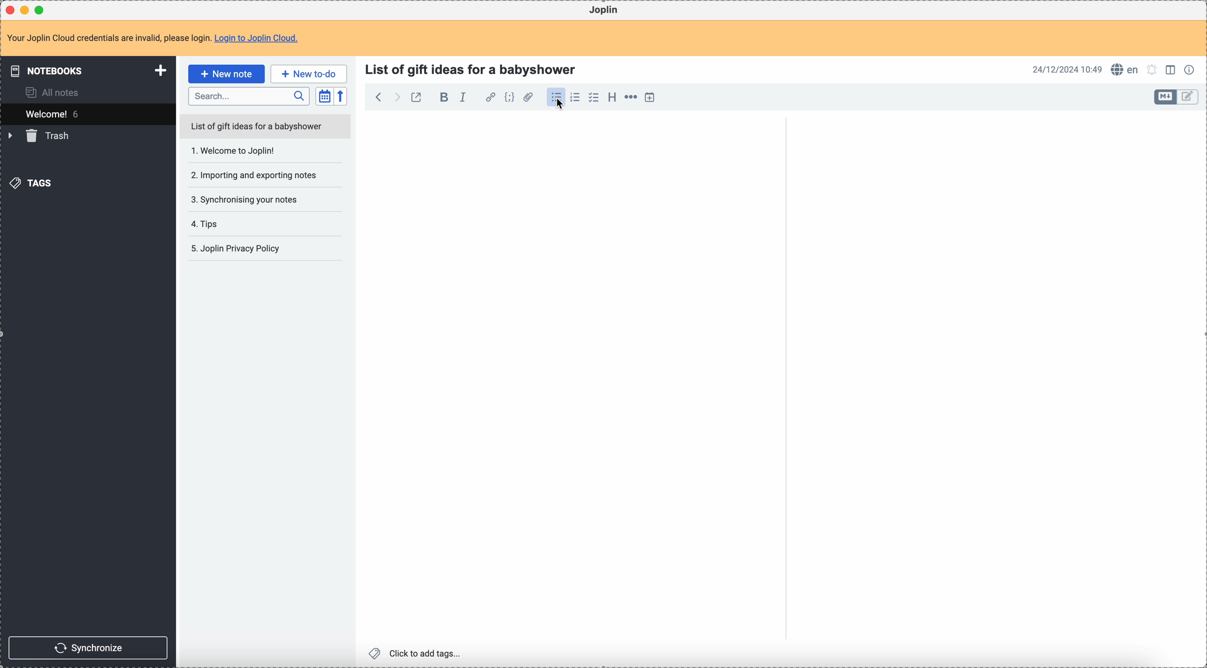 Image resolution: width=1207 pixels, height=668 pixels. Describe the element at coordinates (1188, 97) in the screenshot. I see `toggle edit layout` at that location.